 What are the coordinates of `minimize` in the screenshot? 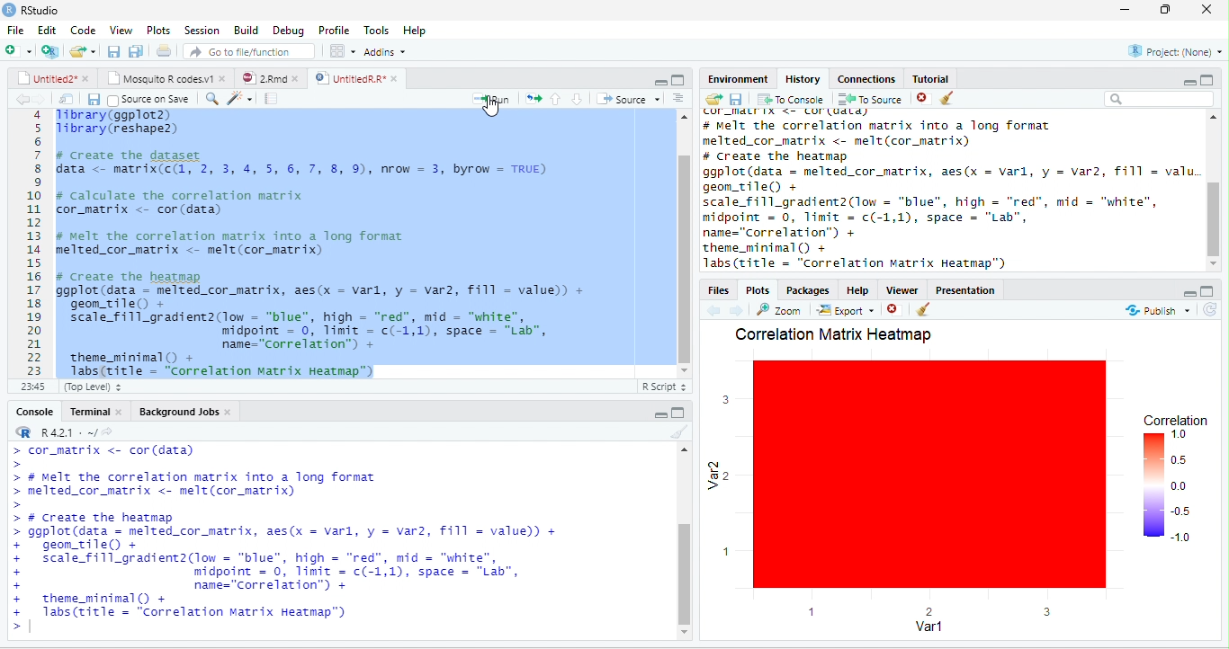 It's located at (1123, 10).